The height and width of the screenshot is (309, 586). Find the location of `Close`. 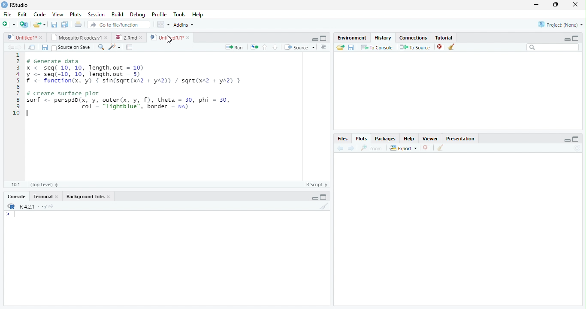

Close is located at coordinates (57, 197).